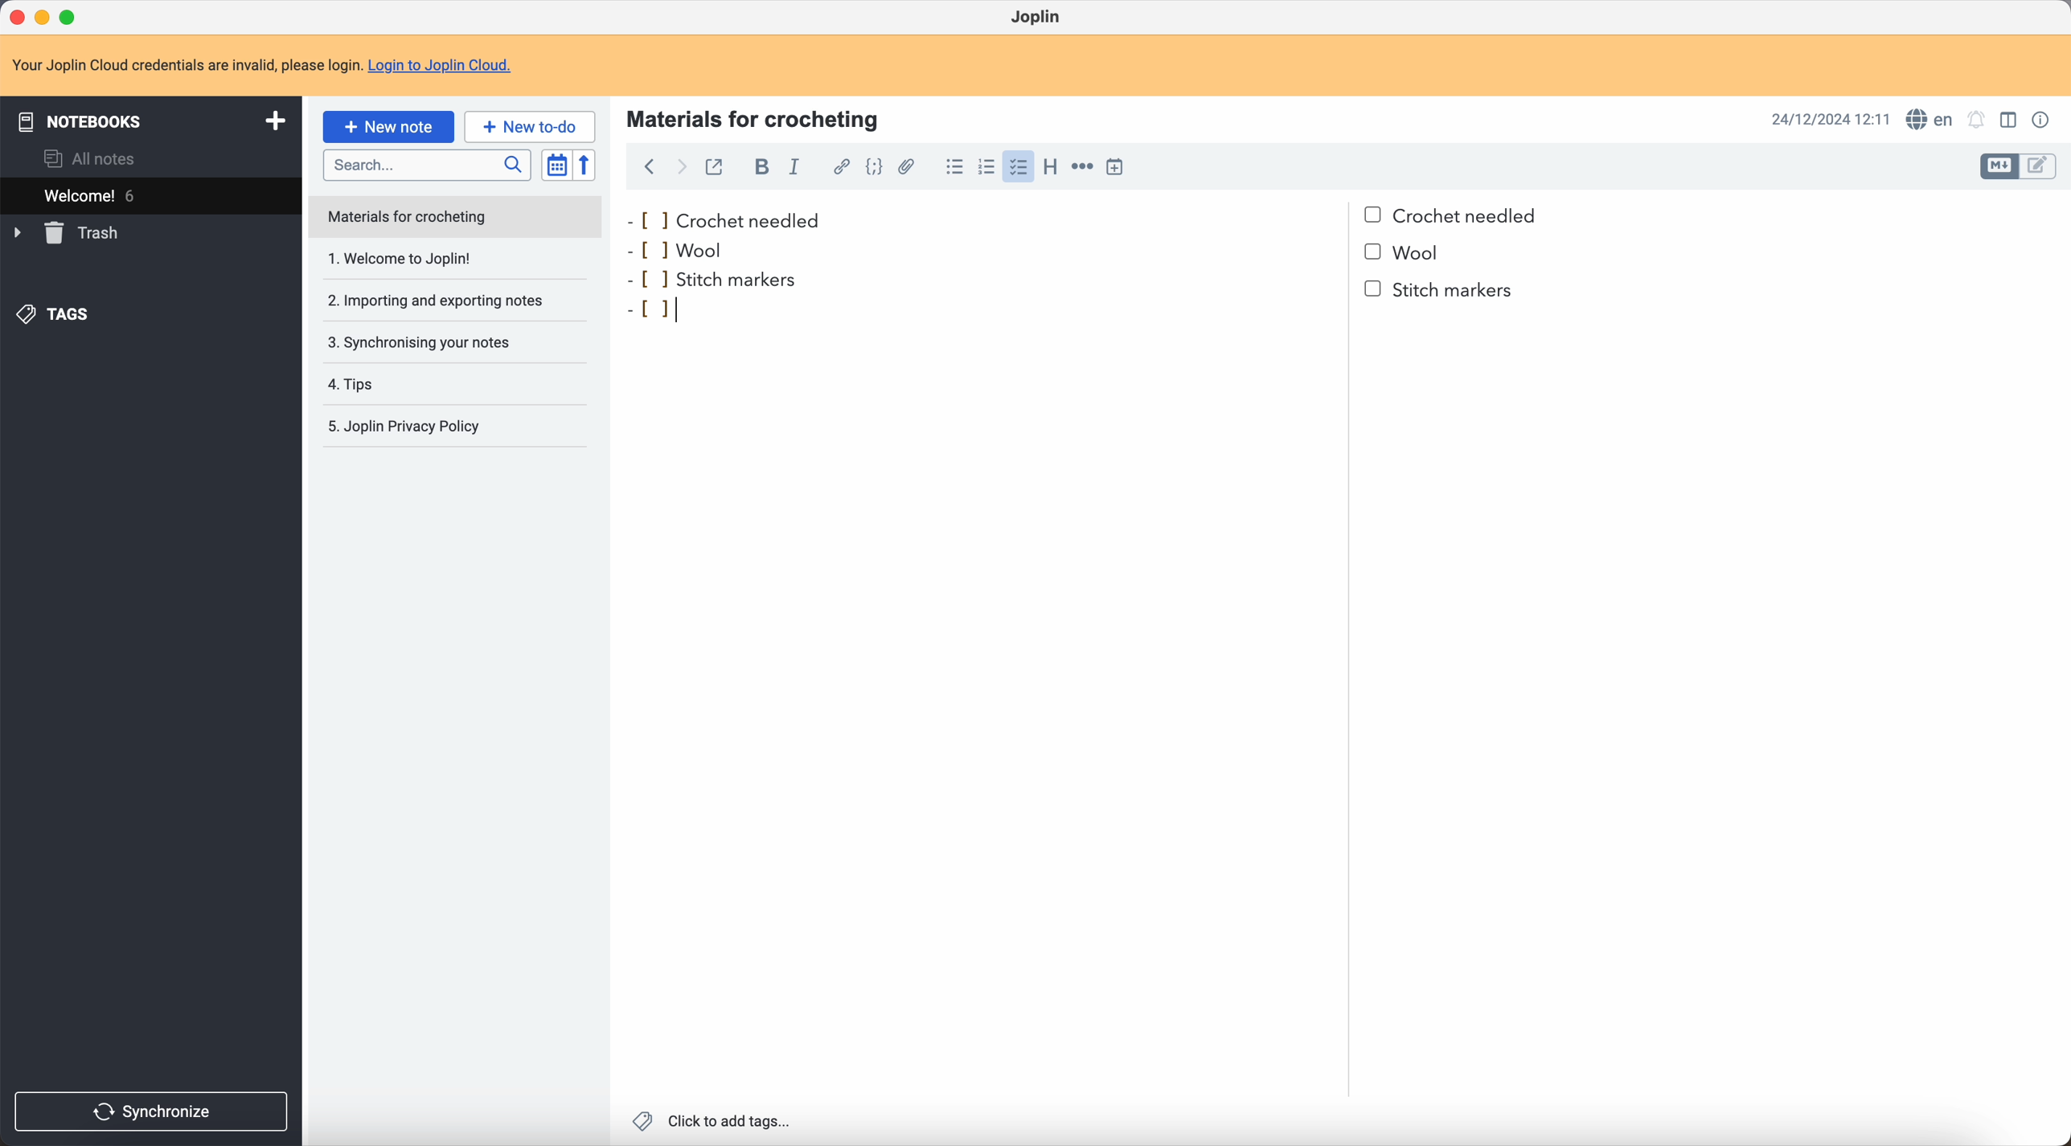  I want to click on wool, so click(699, 249).